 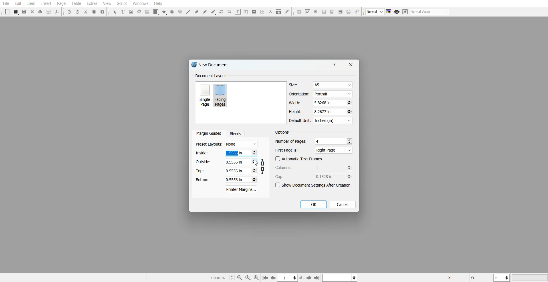 What do you see at coordinates (226, 171) in the screenshot?
I see `Top margin adjuster` at bounding box center [226, 171].